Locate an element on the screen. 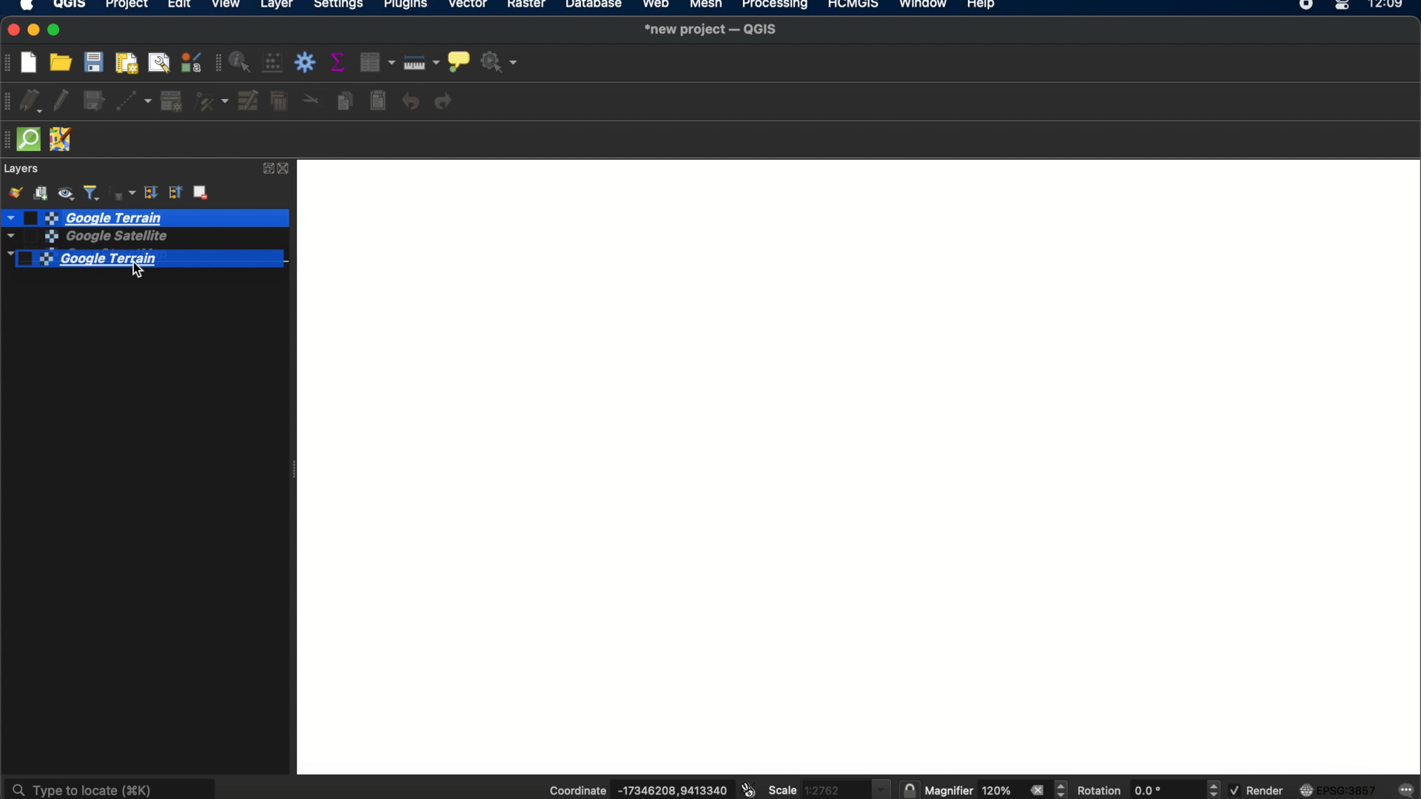 This screenshot has height=799, width=1421. save layer edits is located at coordinates (95, 102).